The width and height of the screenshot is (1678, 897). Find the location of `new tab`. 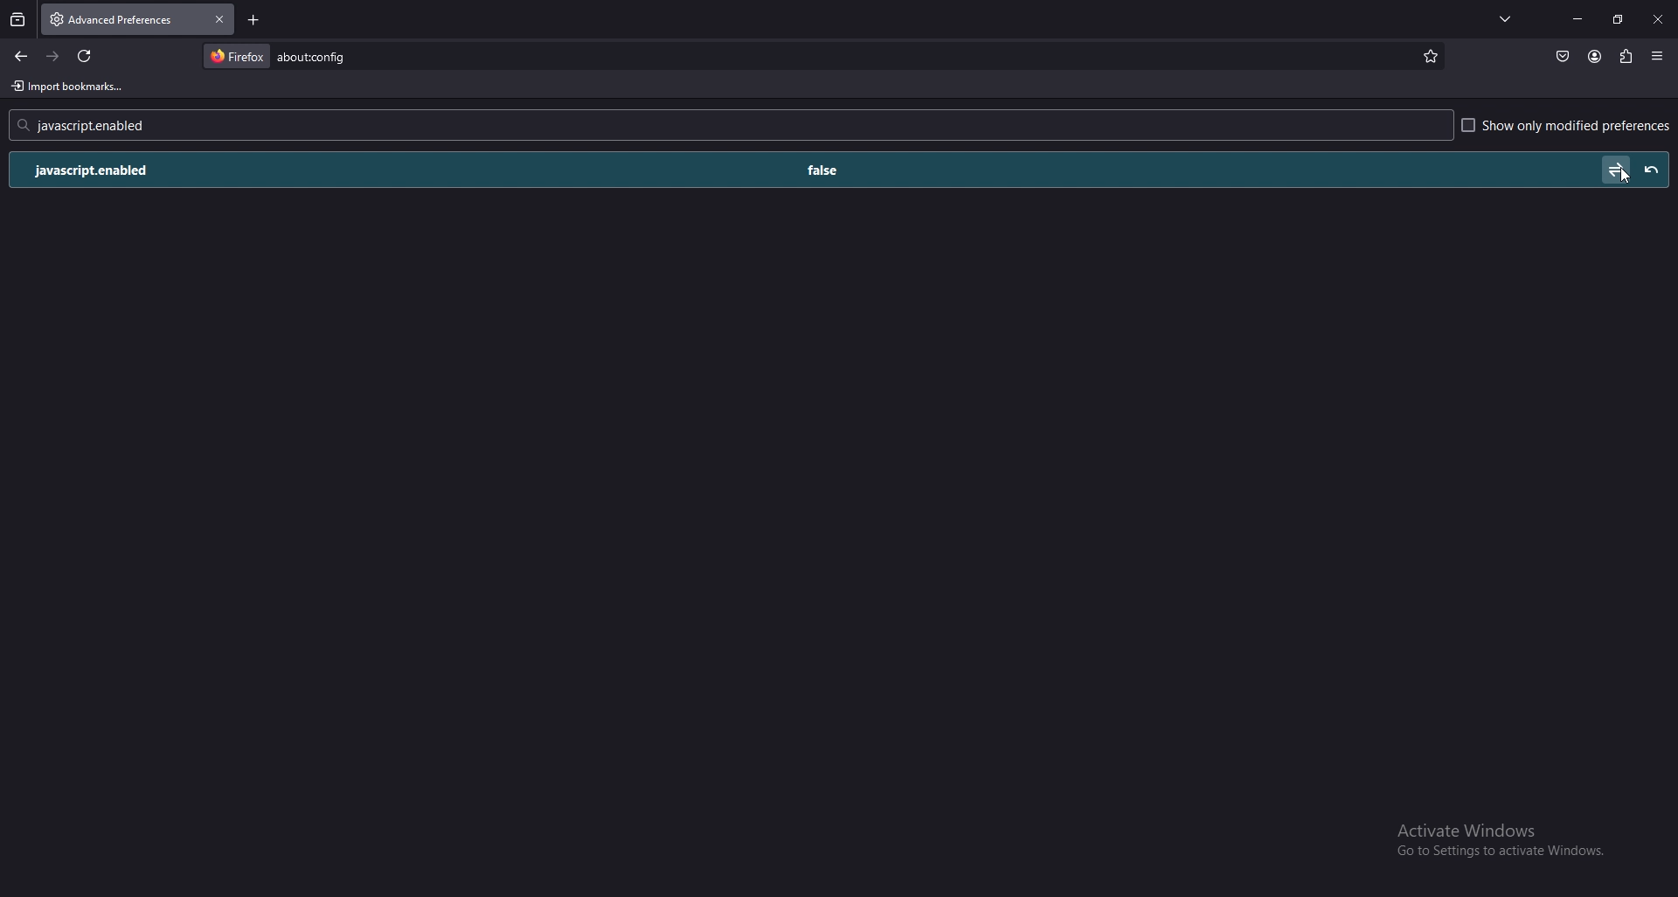

new tab is located at coordinates (256, 20).